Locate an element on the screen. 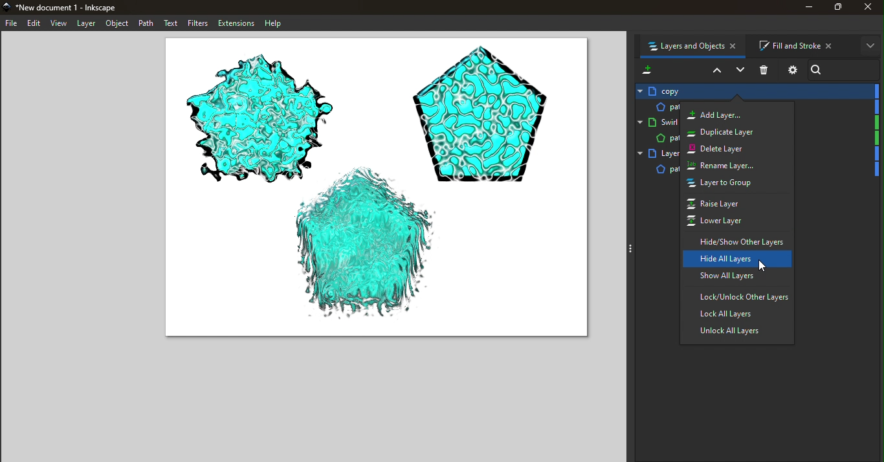 The height and width of the screenshot is (462, 884). View is located at coordinates (59, 24).